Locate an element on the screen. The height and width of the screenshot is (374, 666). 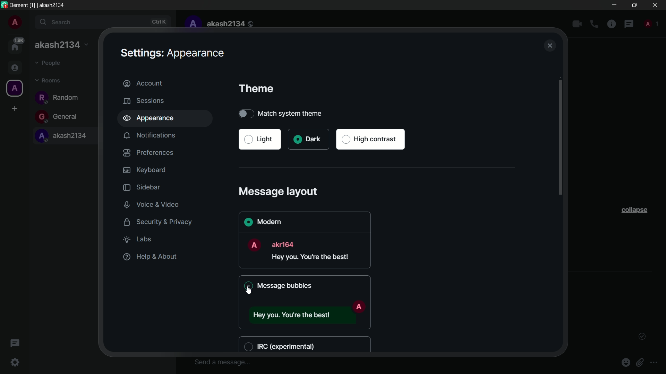
labs is located at coordinates (140, 239).